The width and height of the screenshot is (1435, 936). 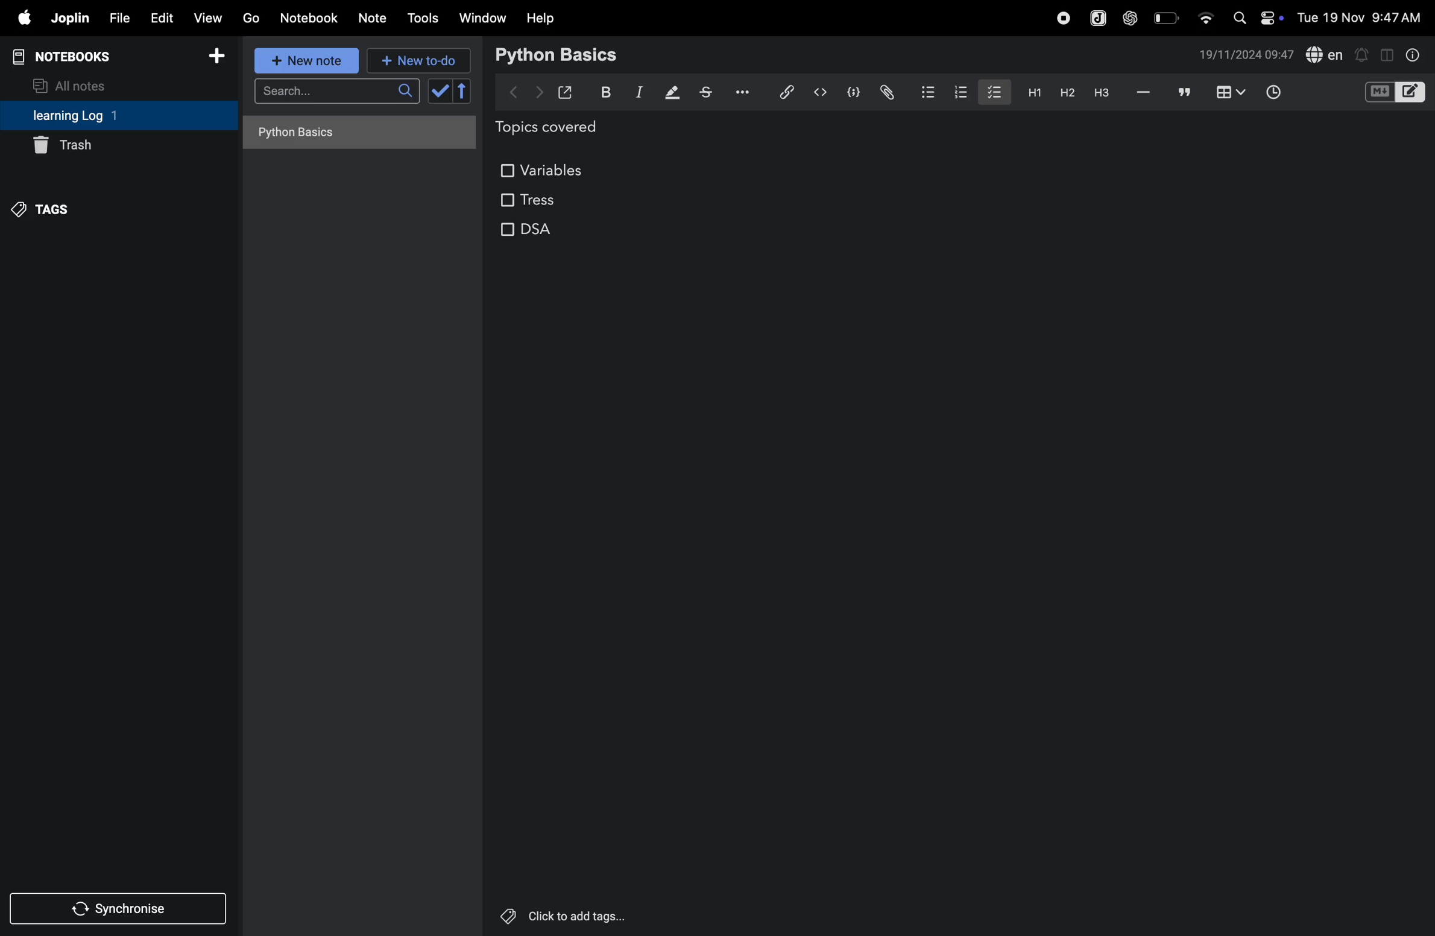 What do you see at coordinates (1363, 54) in the screenshot?
I see `alert` at bounding box center [1363, 54].